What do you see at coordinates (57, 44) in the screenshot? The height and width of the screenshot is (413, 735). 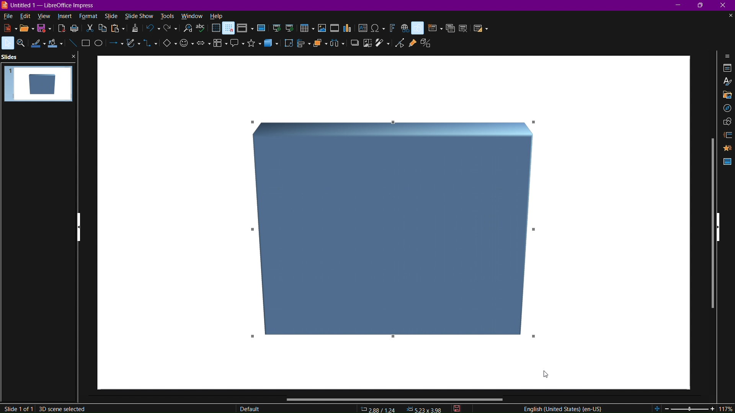 I see `Fill Color` at bounding box center [57, 44].